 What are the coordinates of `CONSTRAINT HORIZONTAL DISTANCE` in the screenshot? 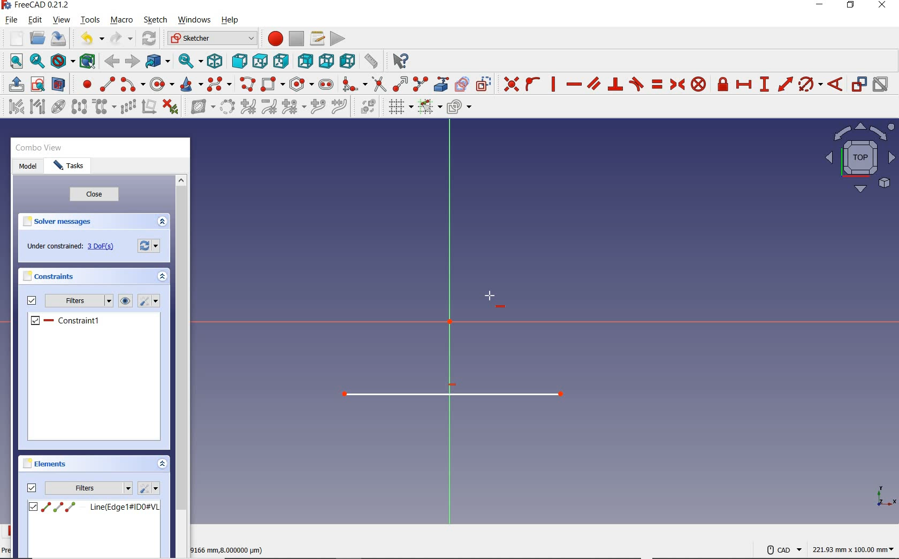 It's located at (743, 85).